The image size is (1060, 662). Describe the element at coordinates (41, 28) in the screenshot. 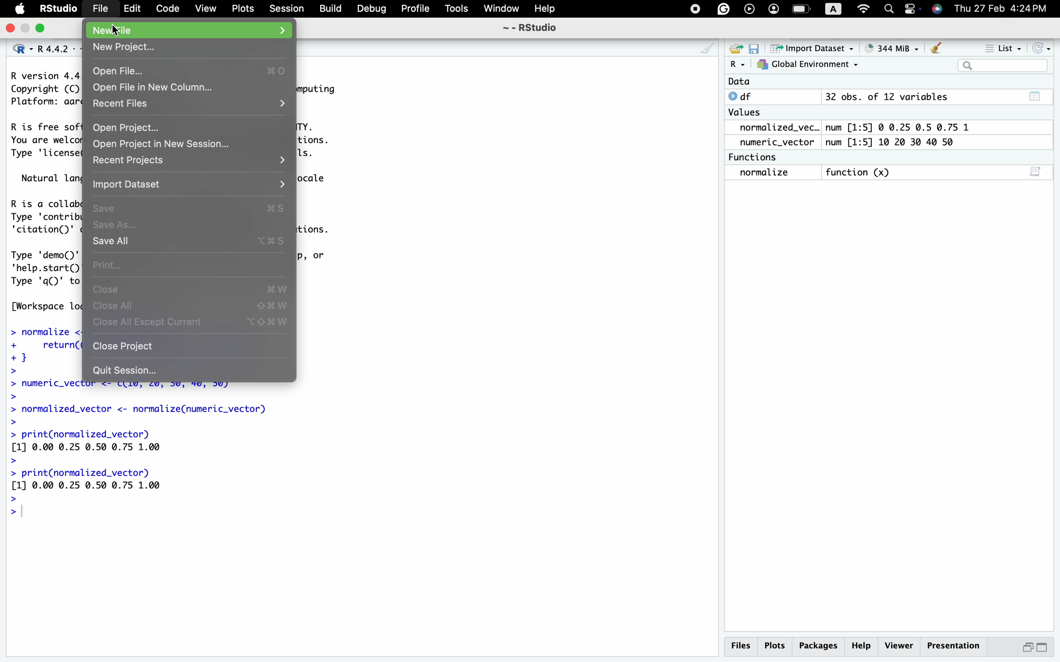

I see `minimize` at that location.